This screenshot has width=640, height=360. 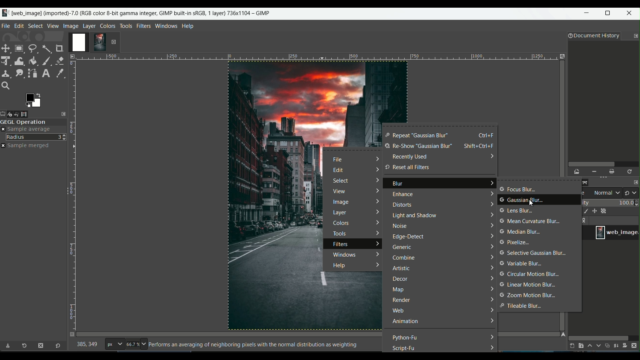 I want to click on create new layer, so click(x=571, y=346).